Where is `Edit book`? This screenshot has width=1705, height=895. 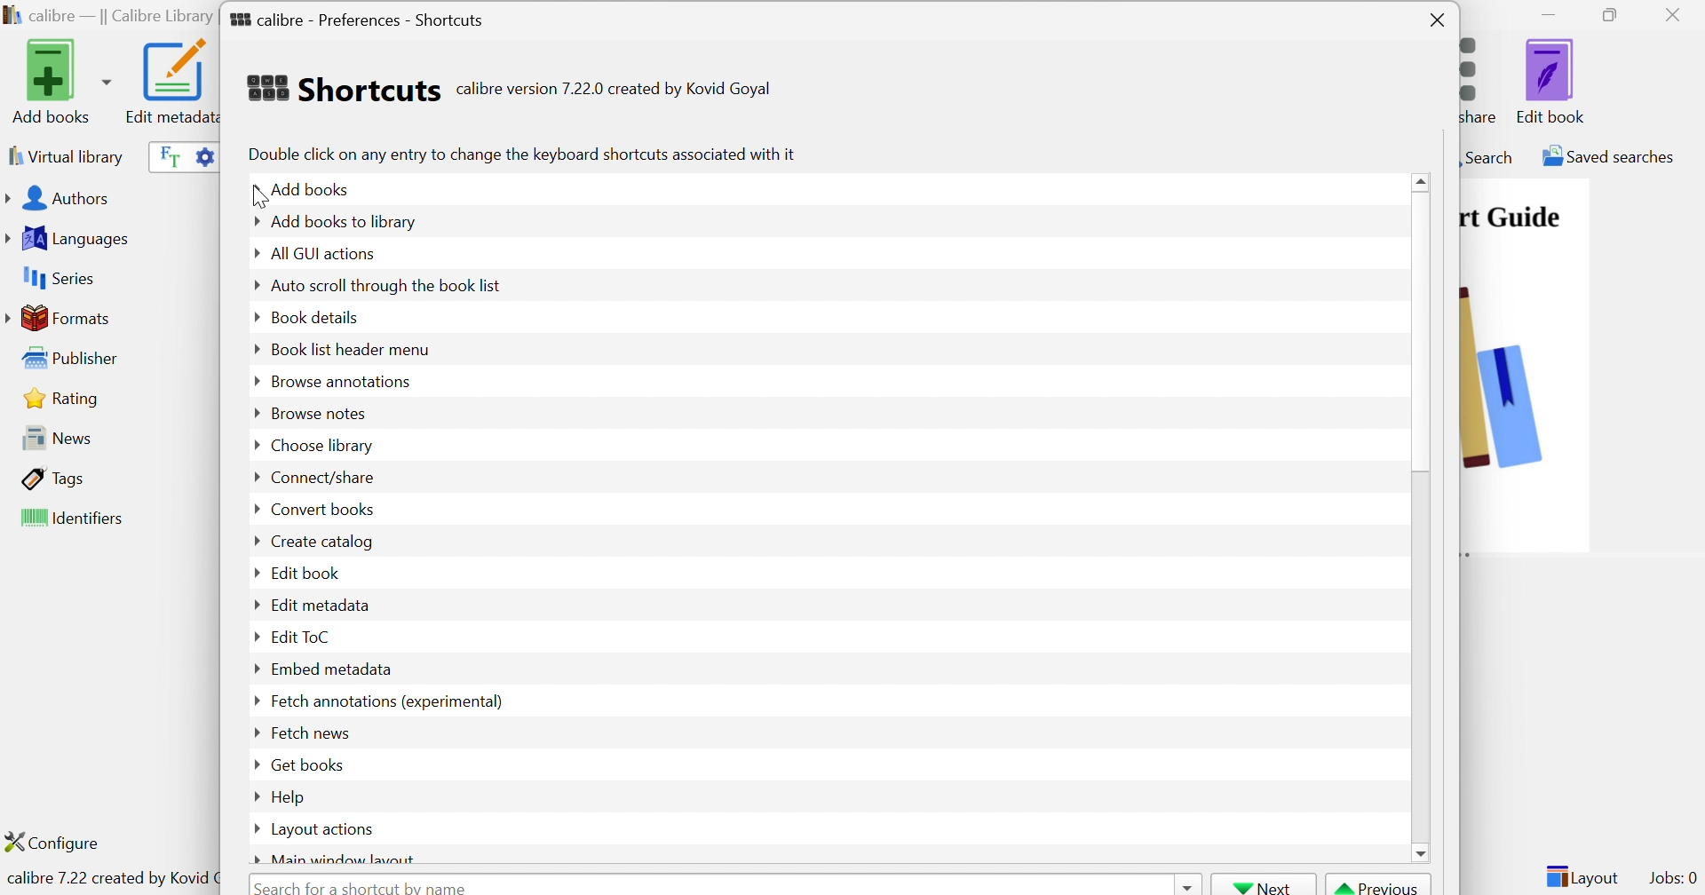 Edit book is located at coordinates (307, 572).